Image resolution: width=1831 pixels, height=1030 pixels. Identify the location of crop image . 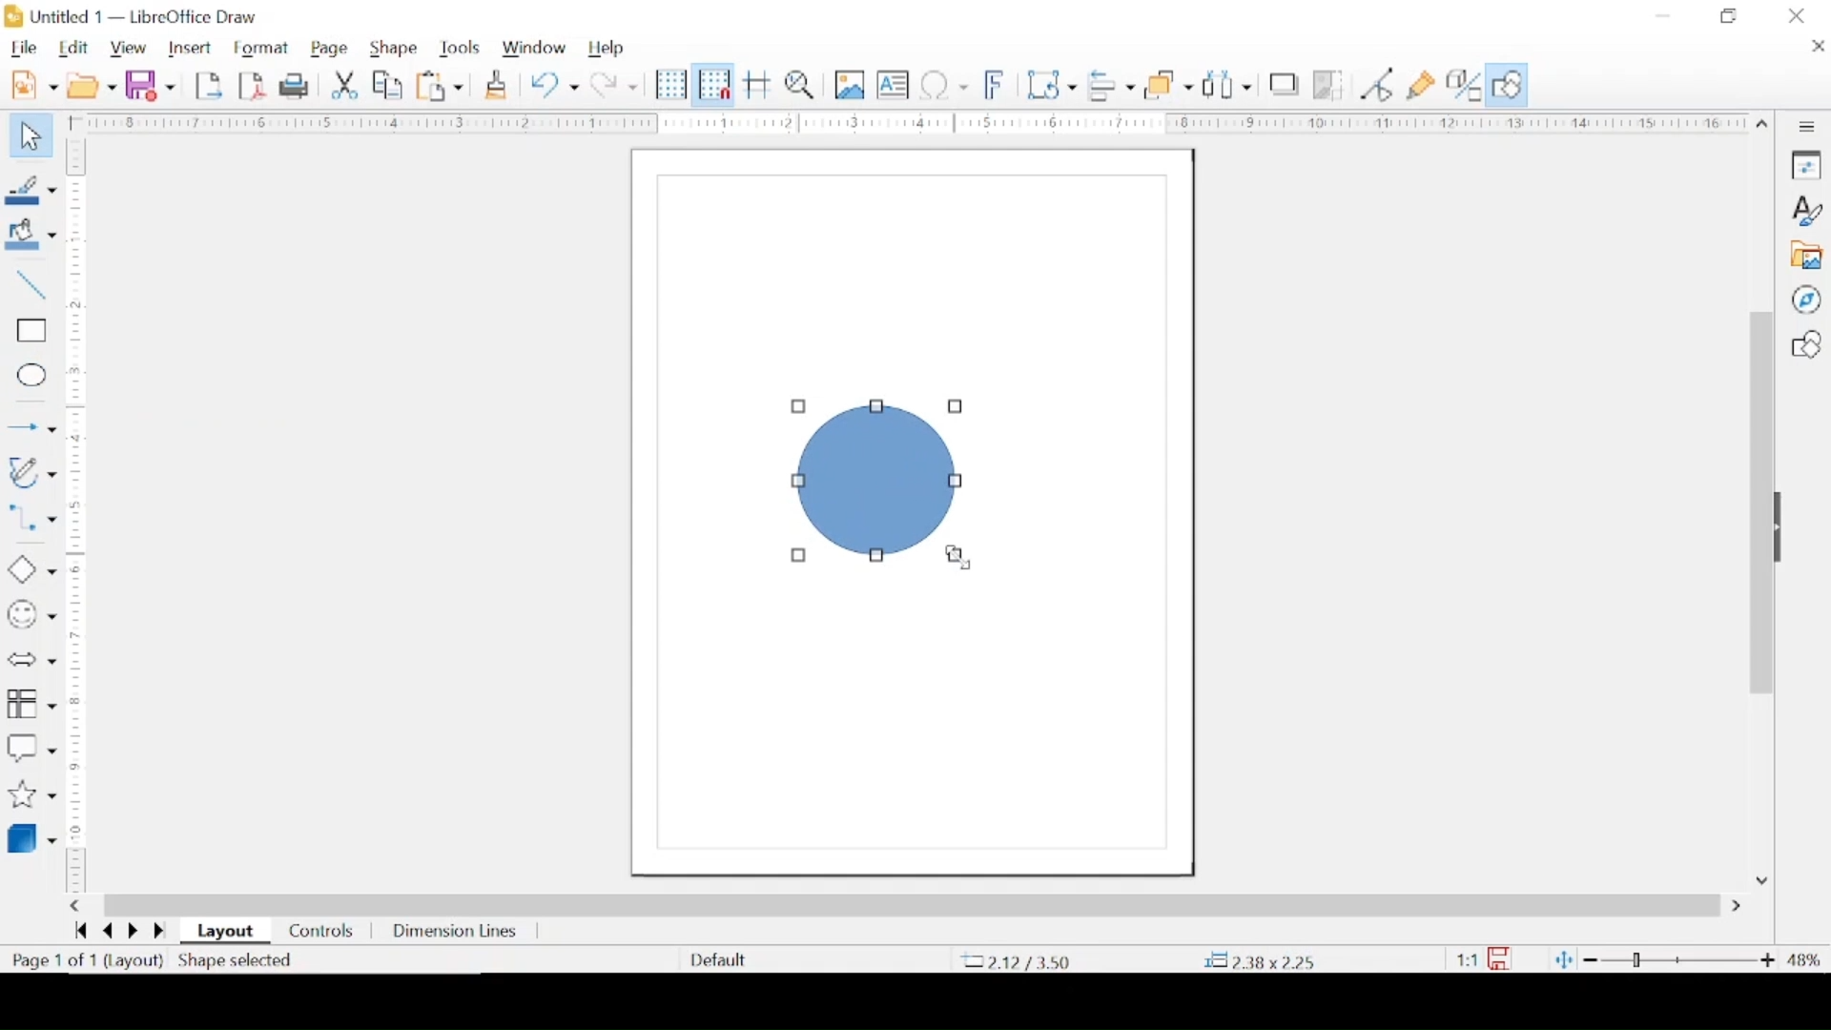
(1327, 85).